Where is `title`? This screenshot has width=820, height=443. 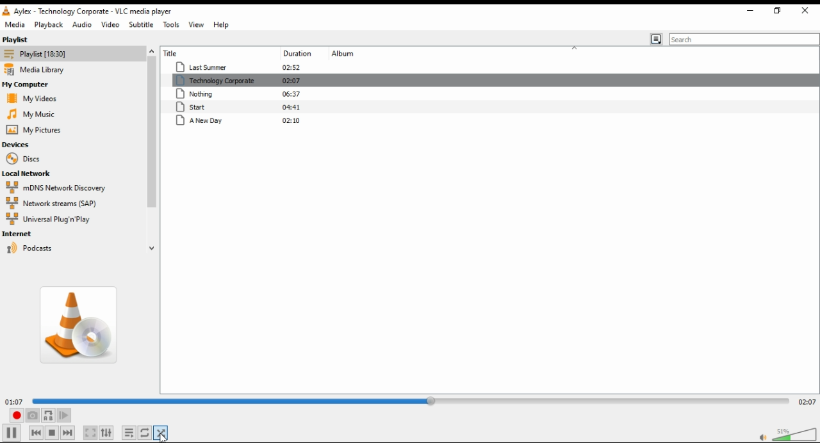
title is located at coordinates (192, 53).